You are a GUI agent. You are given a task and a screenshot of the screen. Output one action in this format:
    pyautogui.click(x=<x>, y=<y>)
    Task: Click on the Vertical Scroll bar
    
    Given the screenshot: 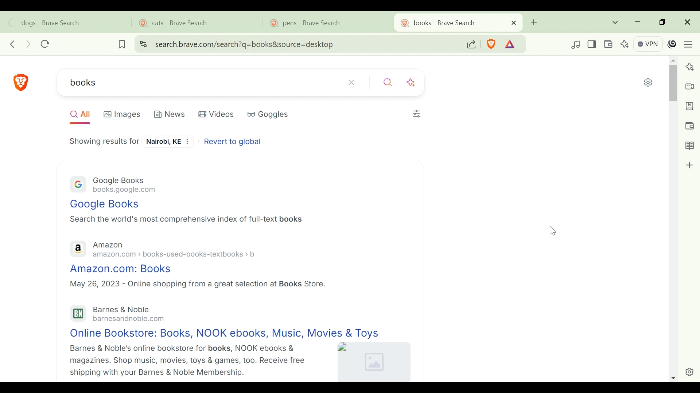 What is the action you would take?
    pyautogui.click(x=673, y=84)
    